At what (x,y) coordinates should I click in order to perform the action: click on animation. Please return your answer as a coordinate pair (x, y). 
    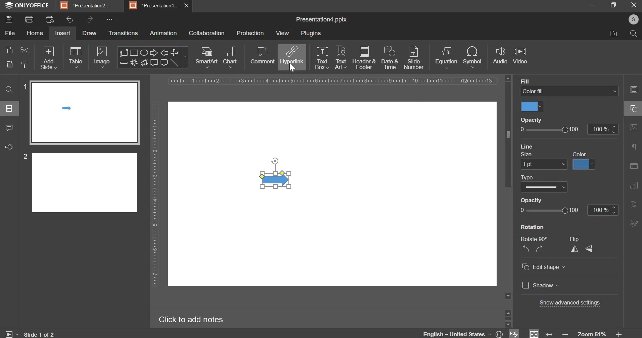
    Looking at the image, I should click on (163, 34).